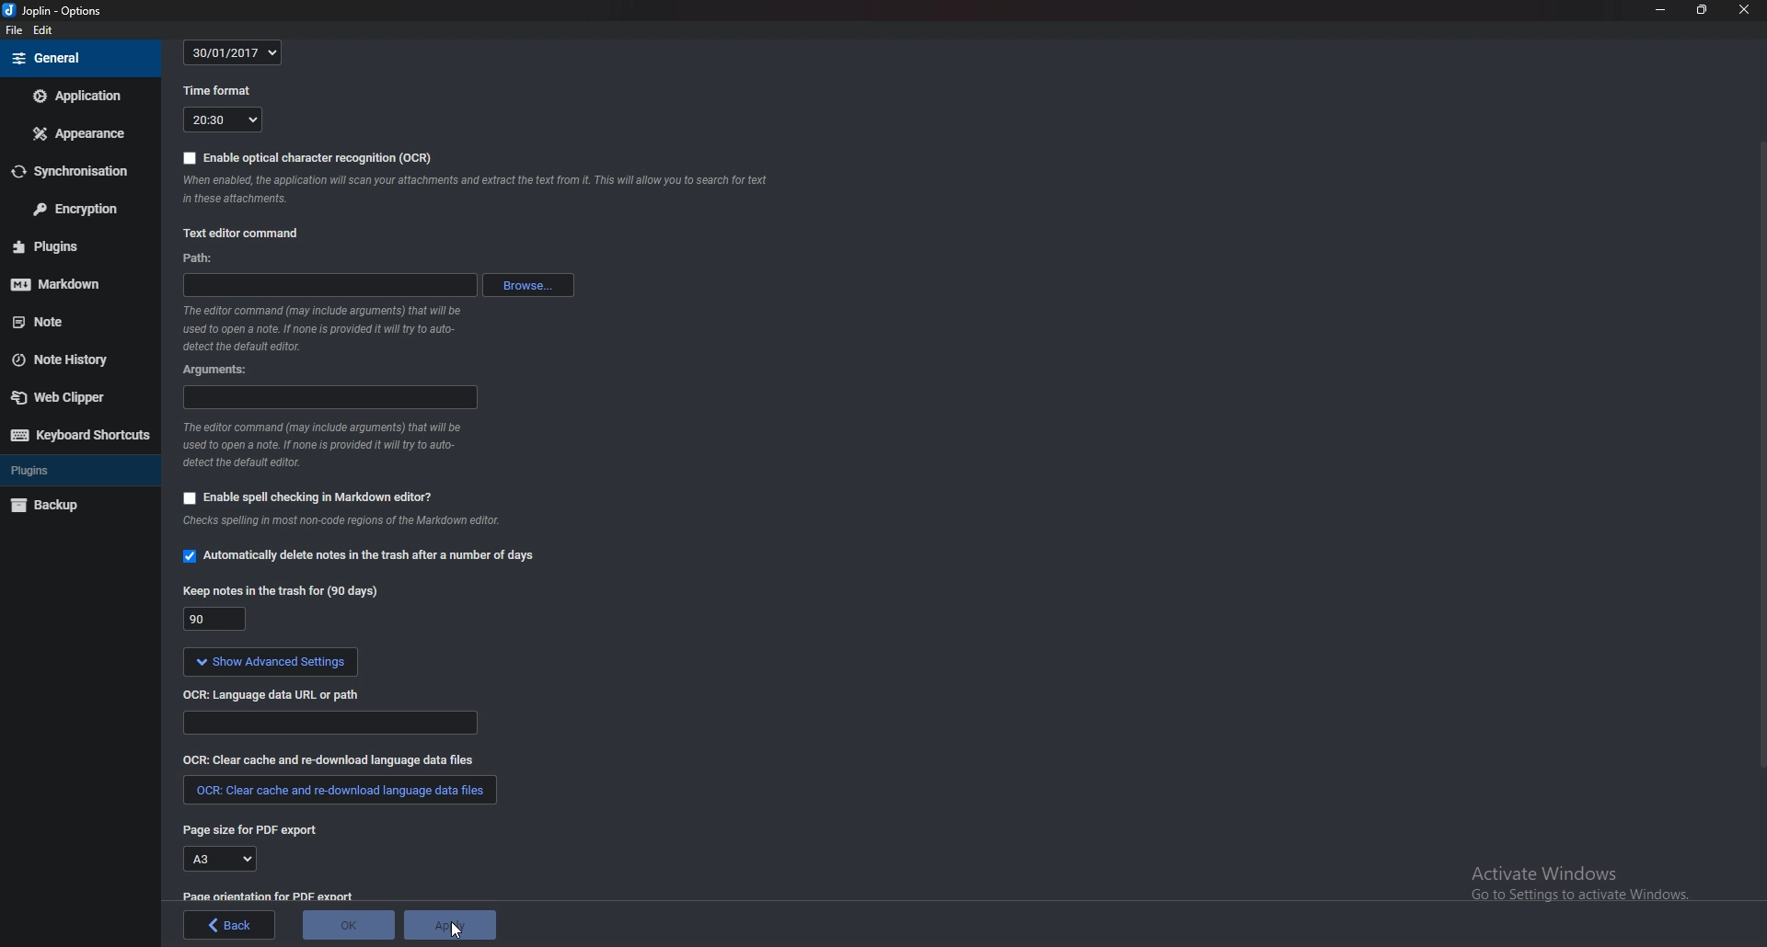  Describe the element at coordinates (350, 923) in the screenshot. I see `ok` at that location.